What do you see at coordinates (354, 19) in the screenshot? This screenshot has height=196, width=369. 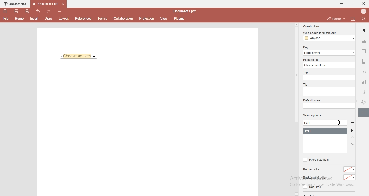 I see `open file location` at bounding box center [354, 19].